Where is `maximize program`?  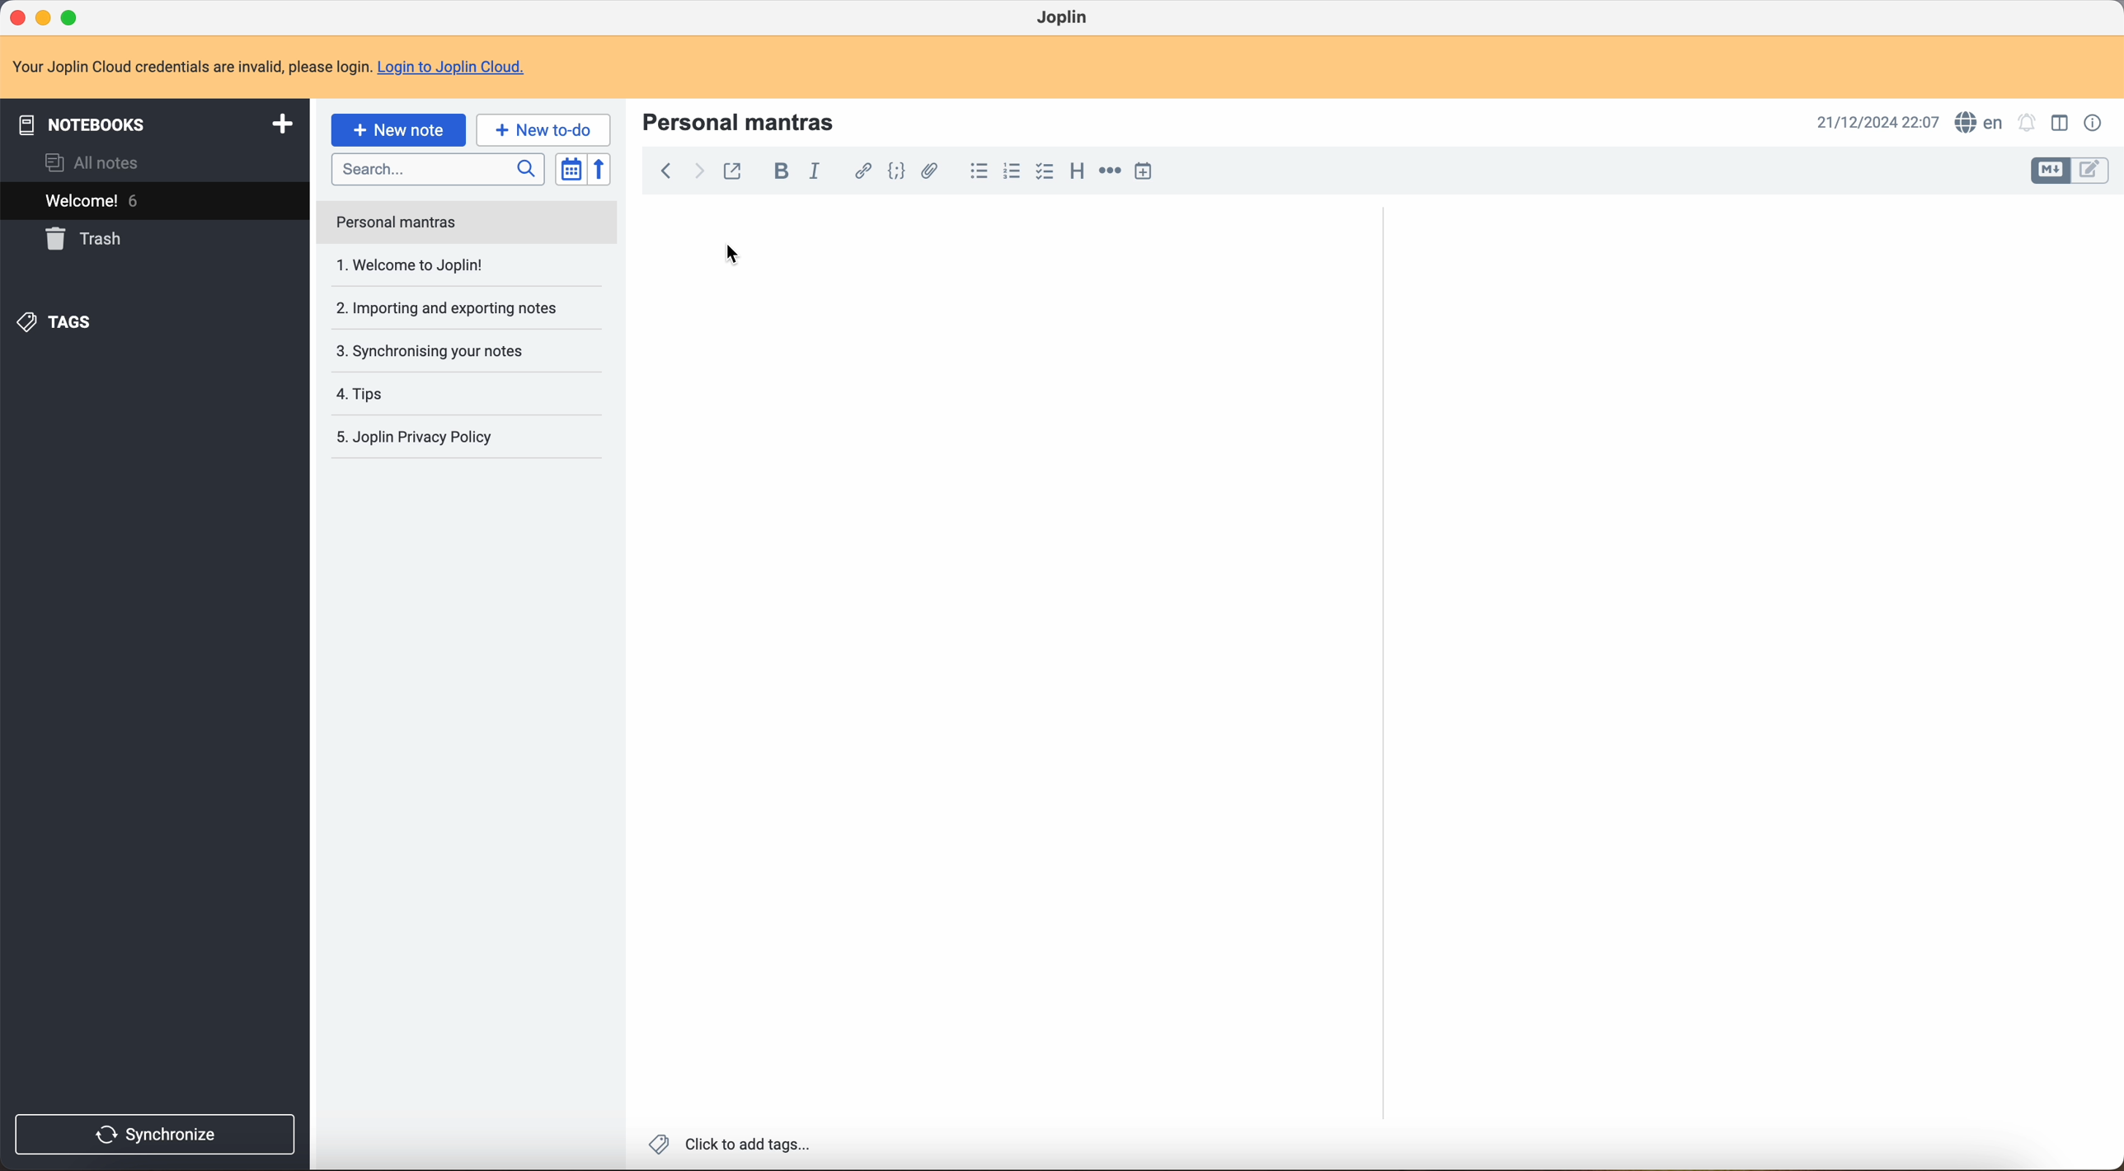
maximize program is located at coordinates (73, 16).